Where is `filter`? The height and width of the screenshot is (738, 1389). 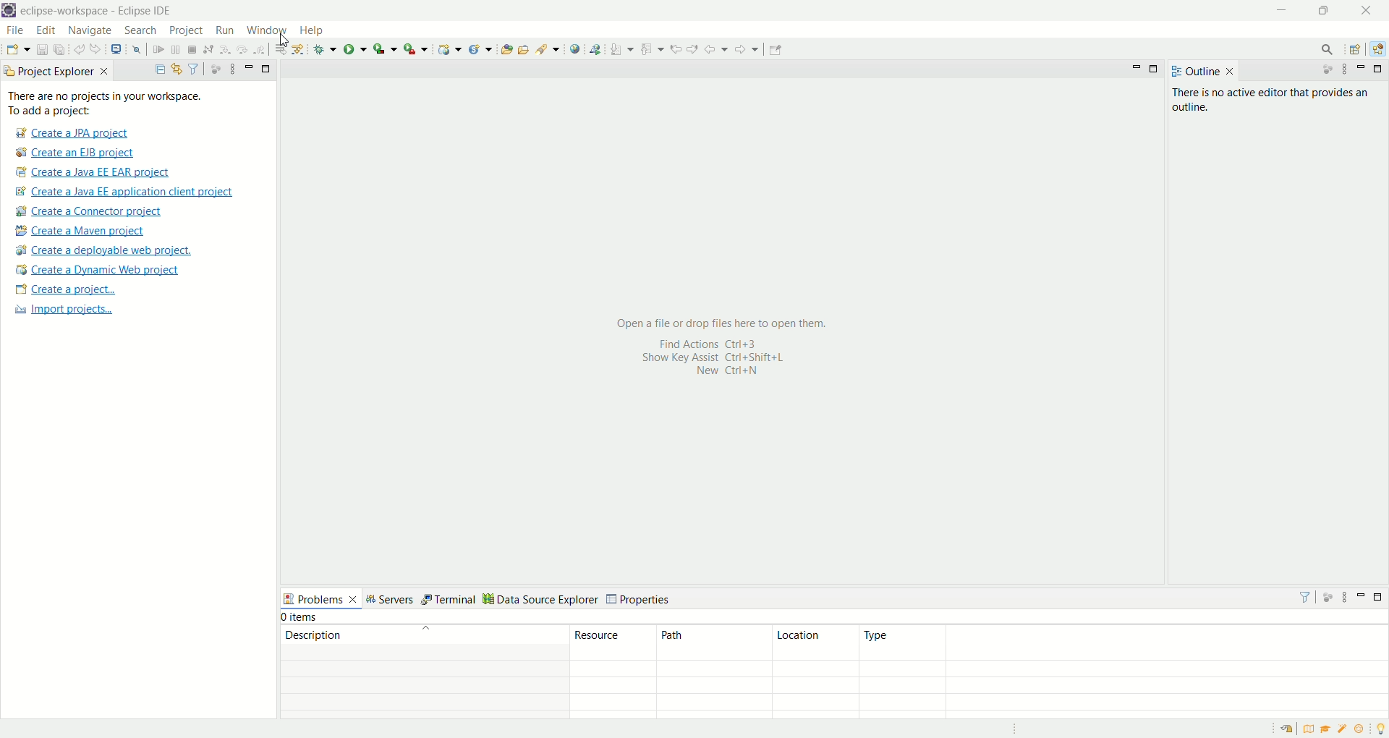 filter is located at coordinates (194, 68).